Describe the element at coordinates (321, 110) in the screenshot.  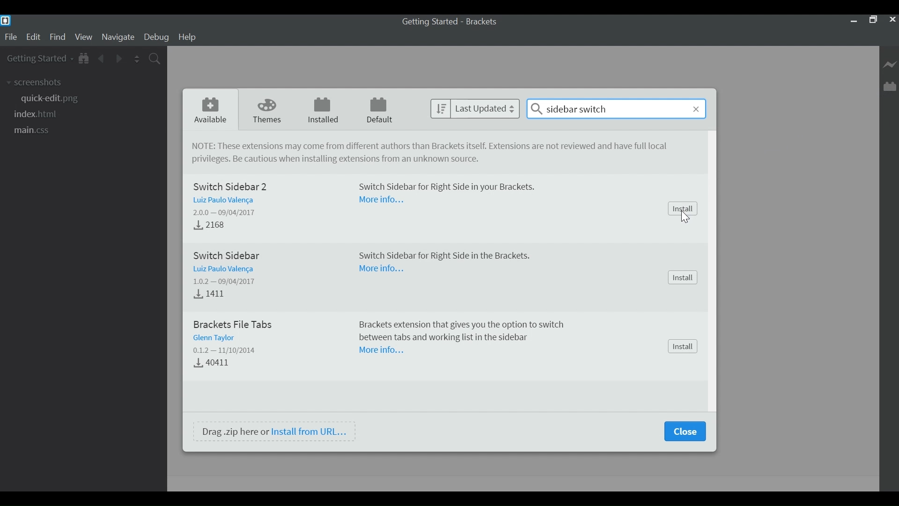
I see `Installed` at that location.